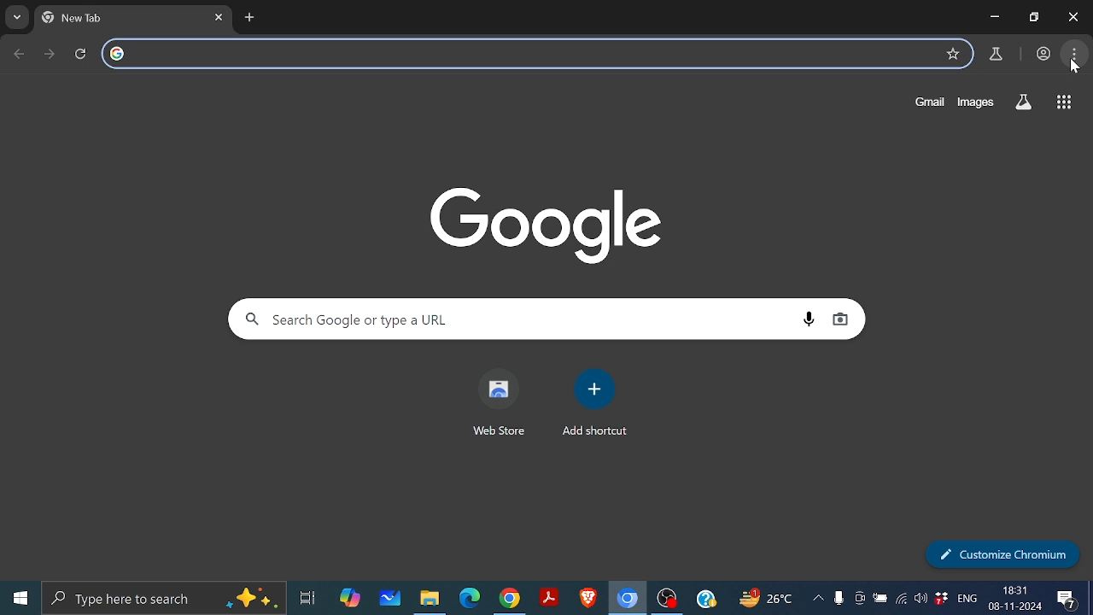 The width and height of the screenshot is (1093, 615). I want to click on Audio search, so click(809, 319).